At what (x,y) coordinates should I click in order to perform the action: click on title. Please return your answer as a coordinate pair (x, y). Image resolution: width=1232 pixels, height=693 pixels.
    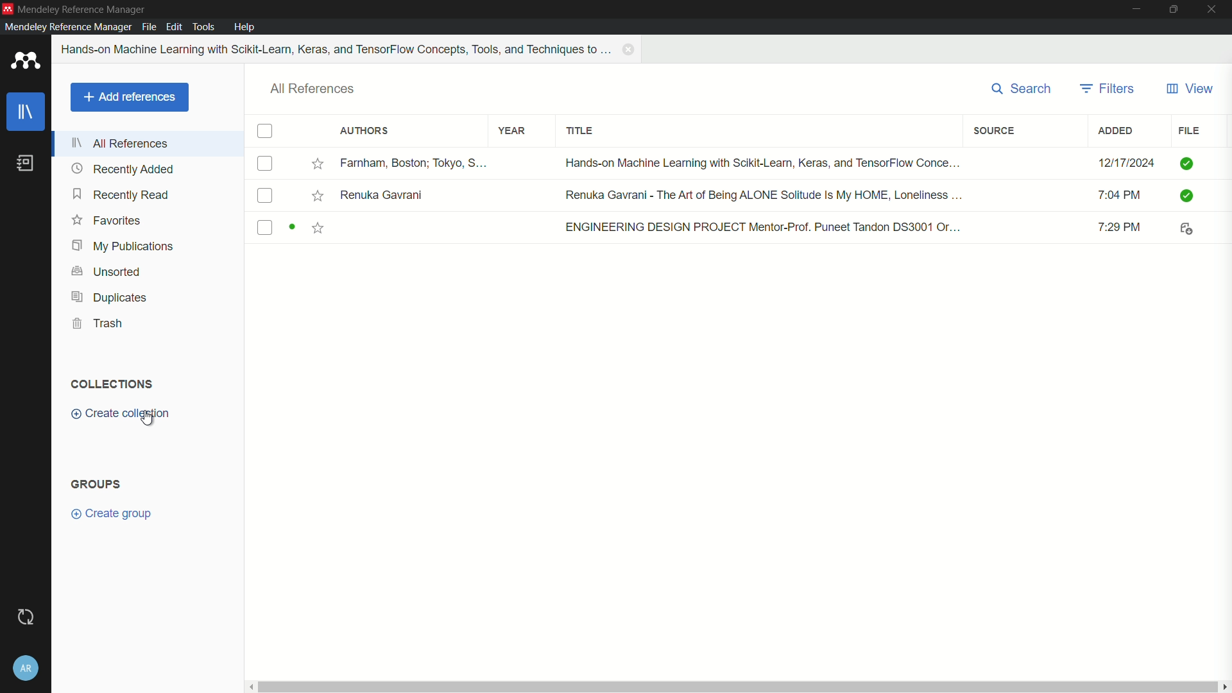
    Looking at the image, I should click on (580, 132).